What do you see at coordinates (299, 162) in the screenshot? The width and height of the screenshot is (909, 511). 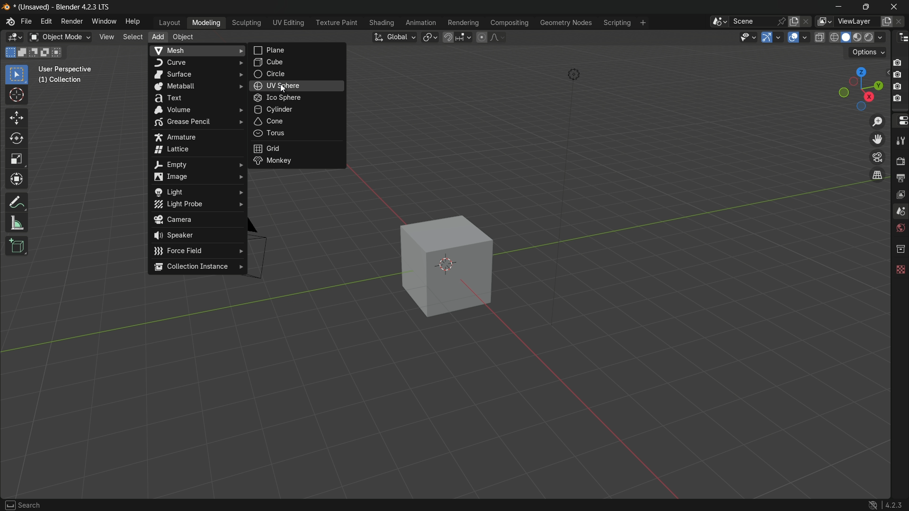 I see `monkey` at bounding box center [299, 162].